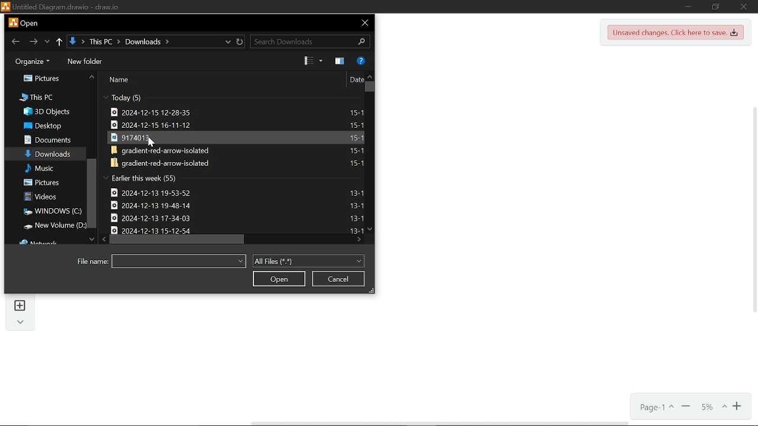 This screenshot has height=426, width=758. What do you see at coordinates (65, 7) in the screenshot?
I see `current window` at bounding box center [65, 7].